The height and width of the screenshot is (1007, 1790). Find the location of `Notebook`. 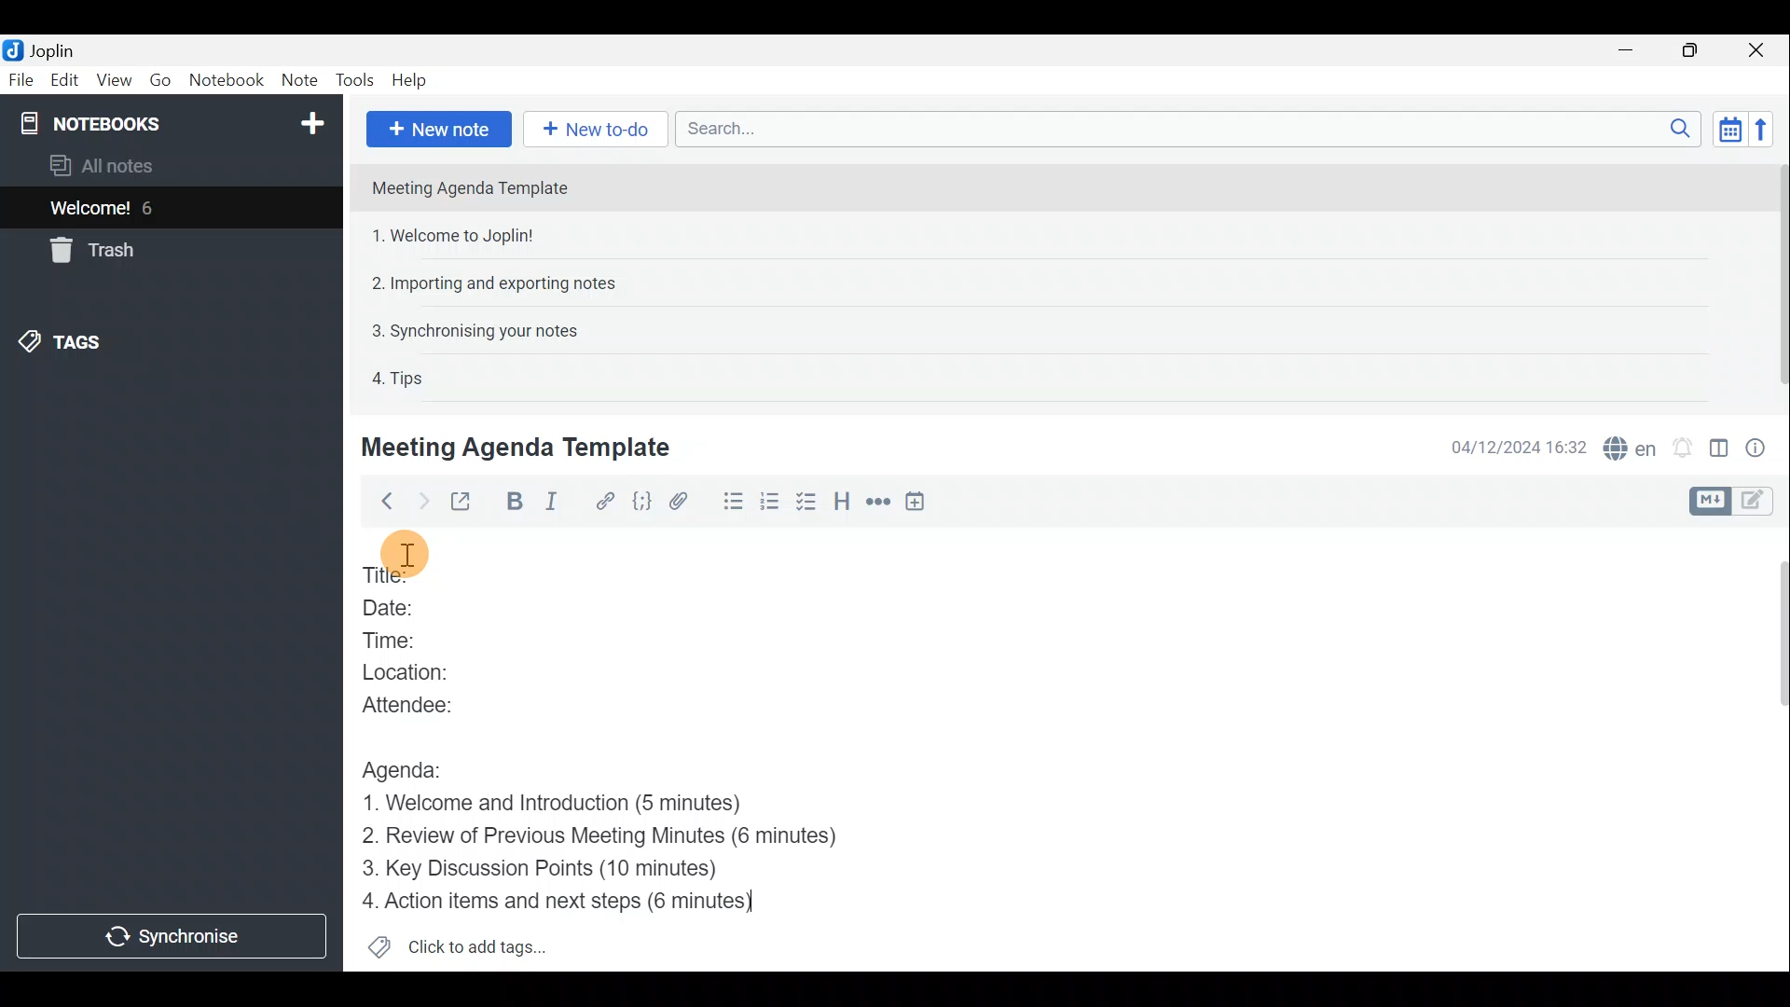

Notebook is located at coordinates (227, 79).